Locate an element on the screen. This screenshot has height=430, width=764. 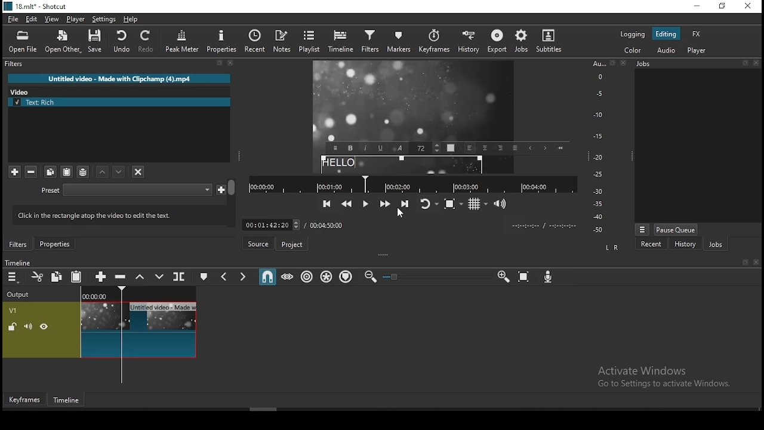
save filter sets is located at coordinates (83, 171).